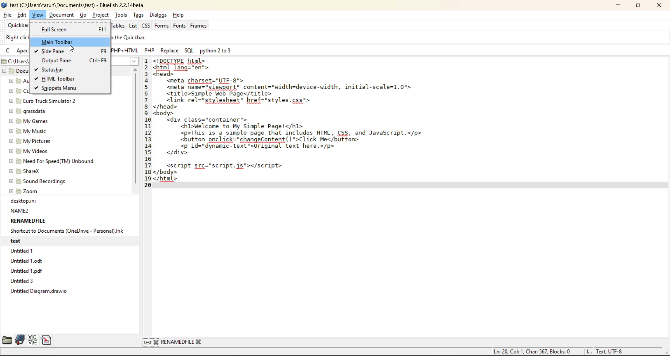 Image resolution: width=670 pixels, height=356 pixels. Describe the element at coordinates (59, 41) in the screenshot. I see `main toolbar` at that location.